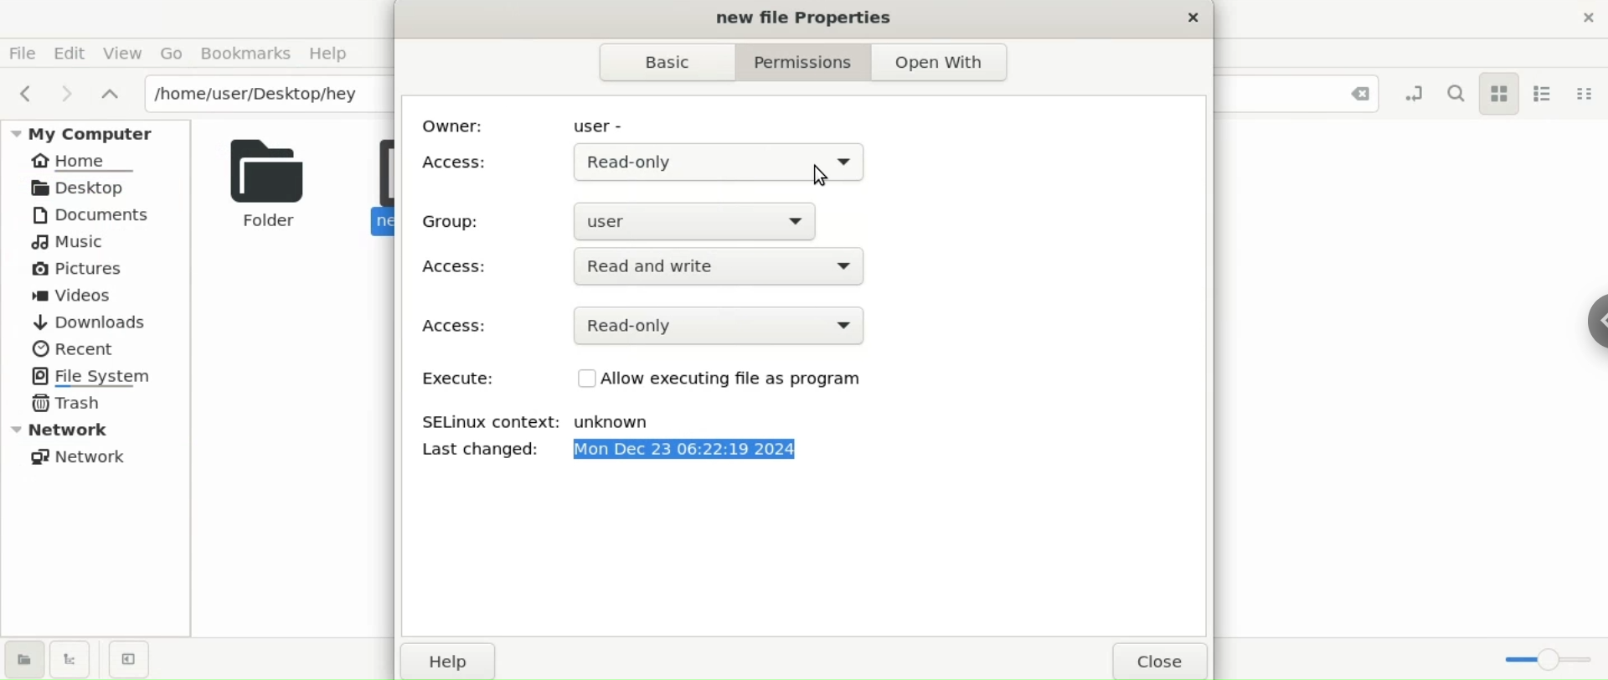  What do you see at coordinates (1593, 317) in the screenshot?
I see `sidebar` at bounding box center [1593, 317].